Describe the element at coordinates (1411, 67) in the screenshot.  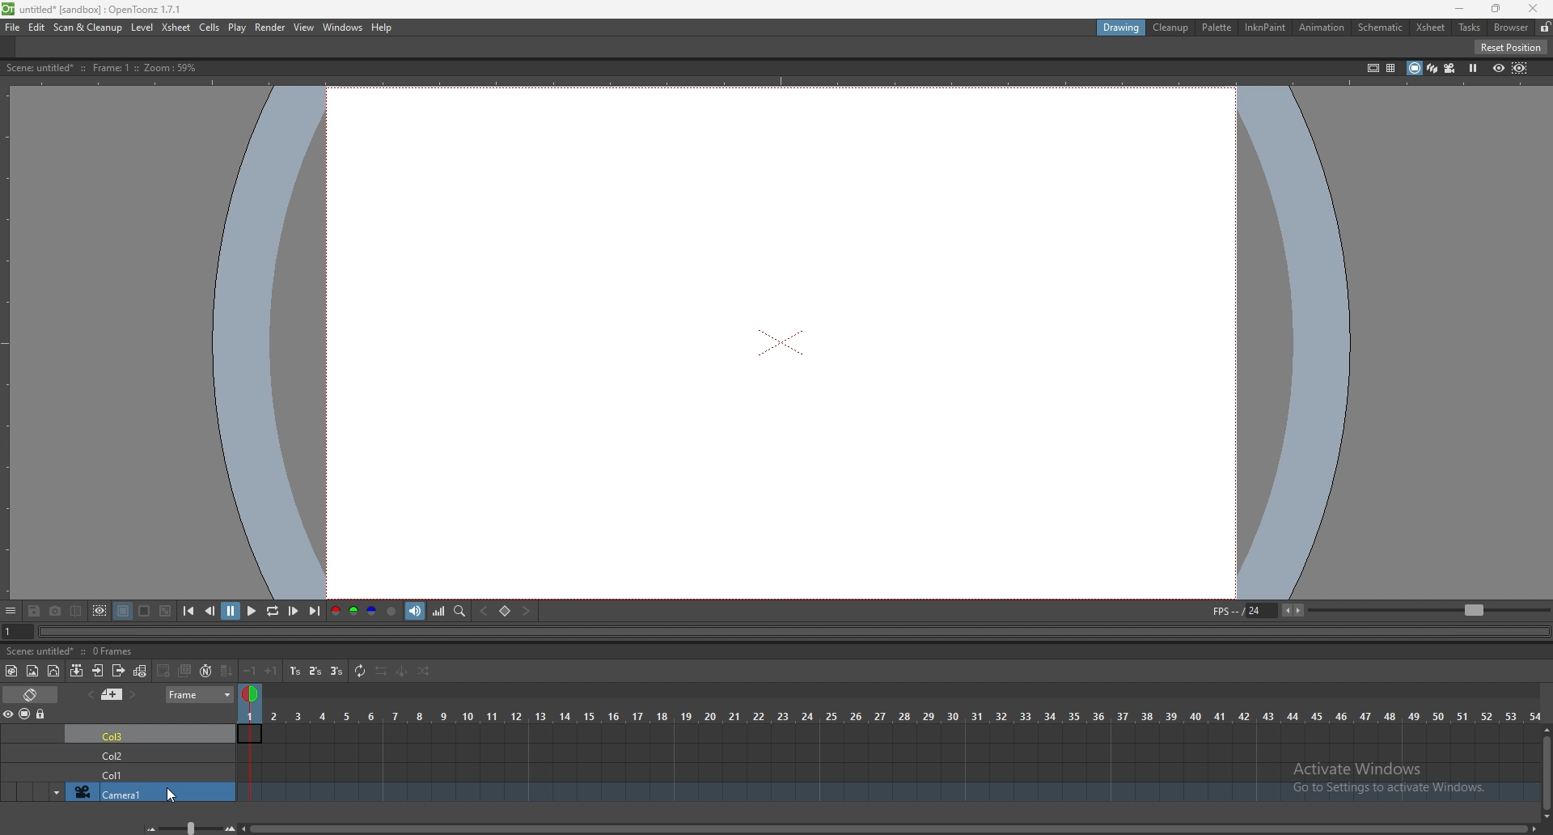
I see `camera stand view` at that location.